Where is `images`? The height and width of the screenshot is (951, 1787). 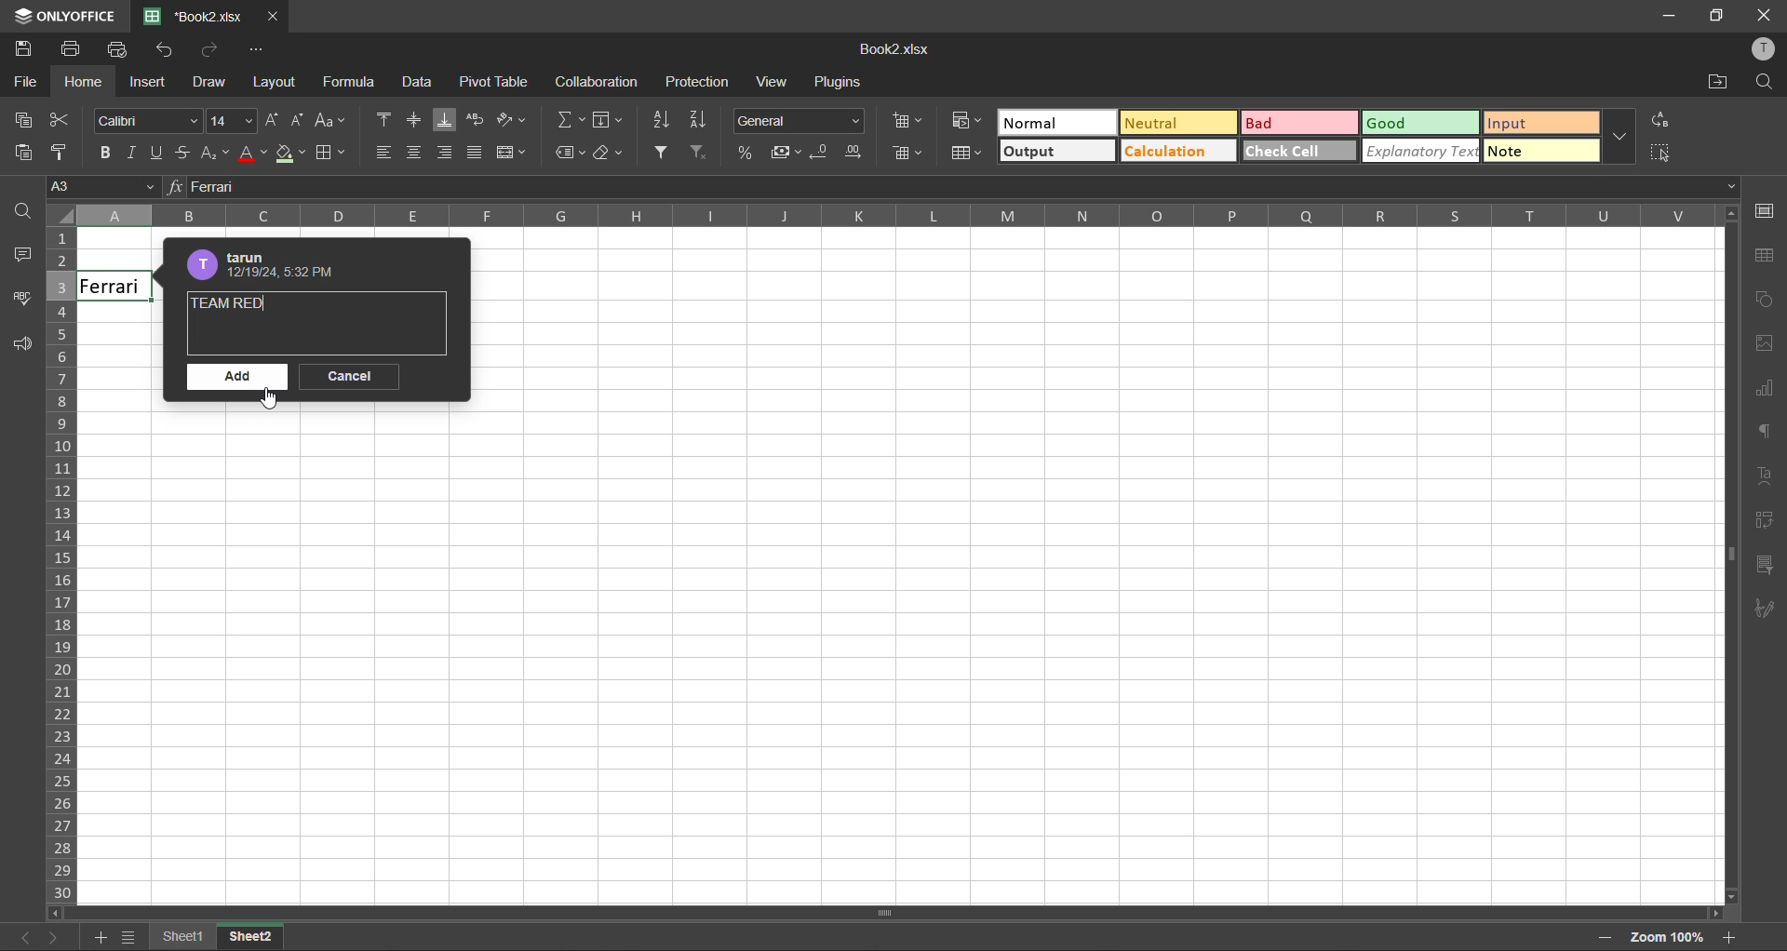 images is located at coordinates (1769, 347).